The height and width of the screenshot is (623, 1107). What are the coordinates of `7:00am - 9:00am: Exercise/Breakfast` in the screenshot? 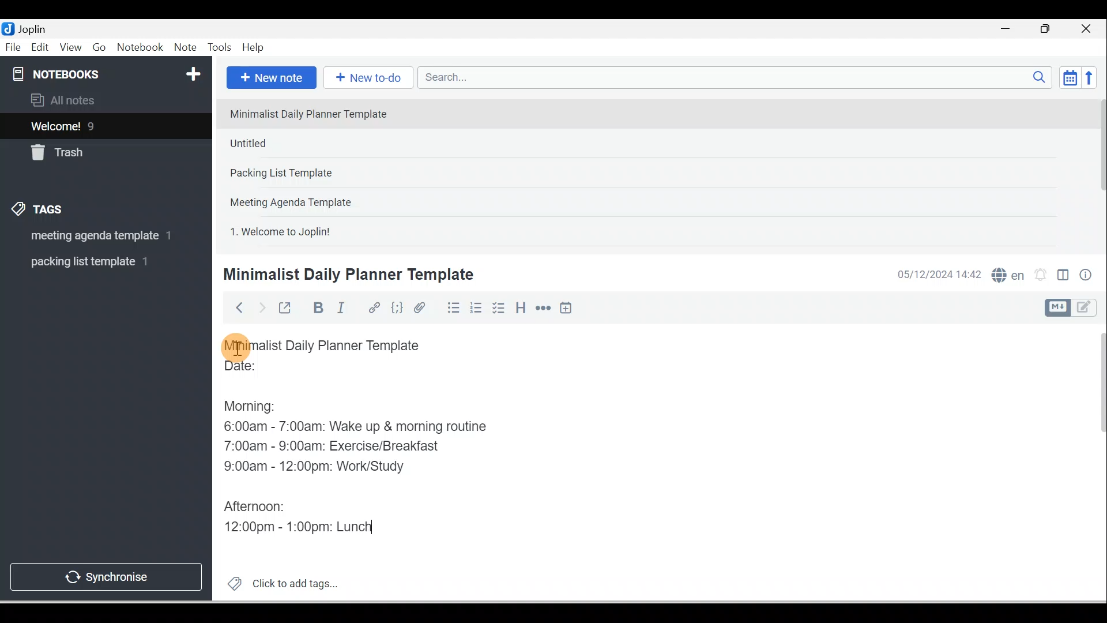 It's located at (334, 445).